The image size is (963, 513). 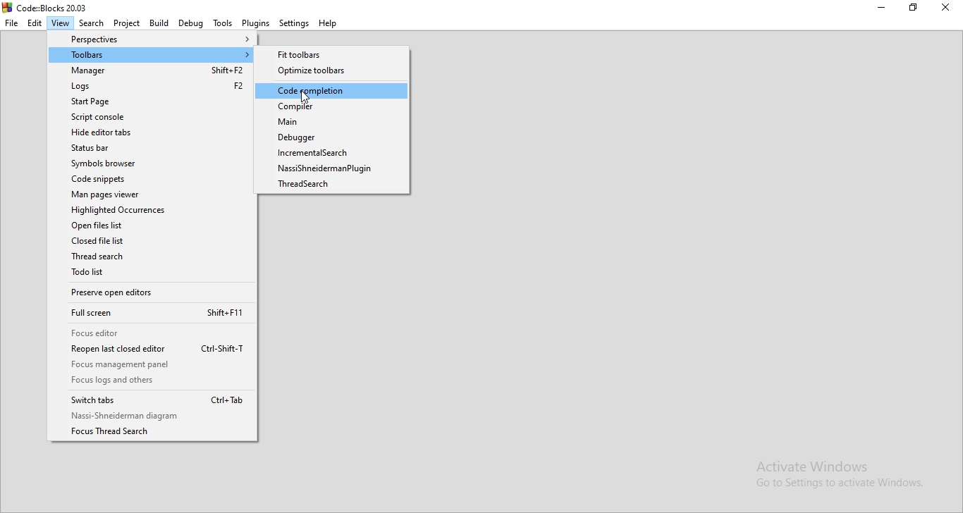 What do you see at coordinates (152, 314) in the screenshot?
I see `Full screen` at bounding box center [152, 314].